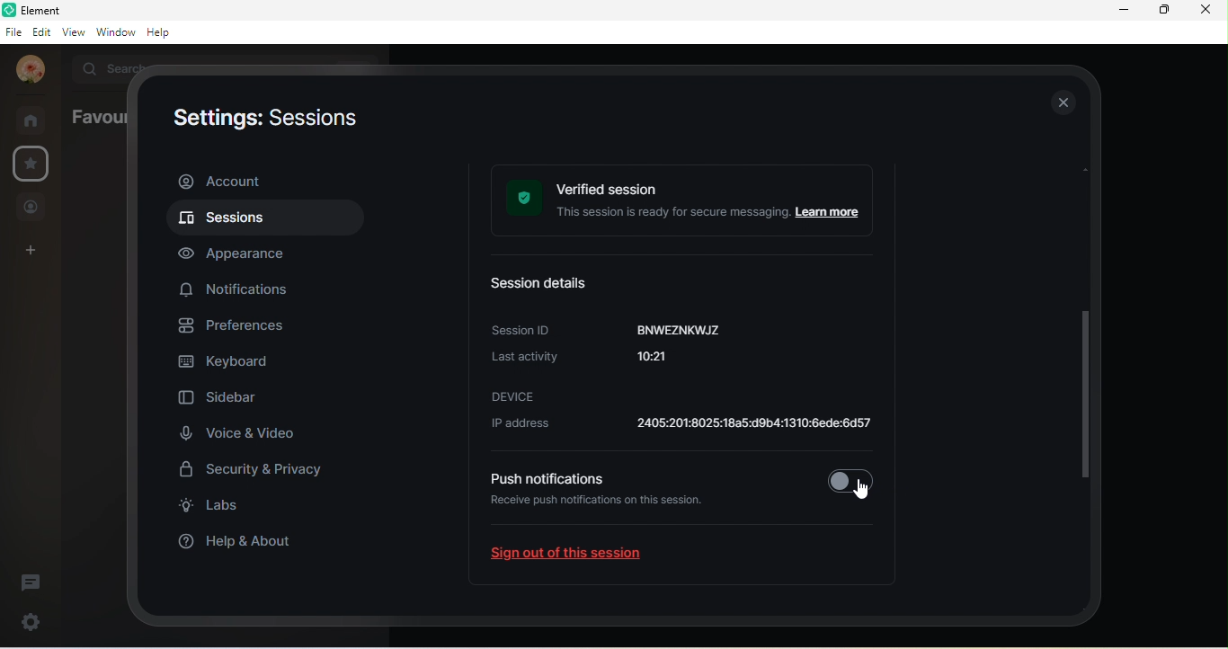  Describe the element at coordinates (30, 69) in the screenshot. I see `account` at that location.